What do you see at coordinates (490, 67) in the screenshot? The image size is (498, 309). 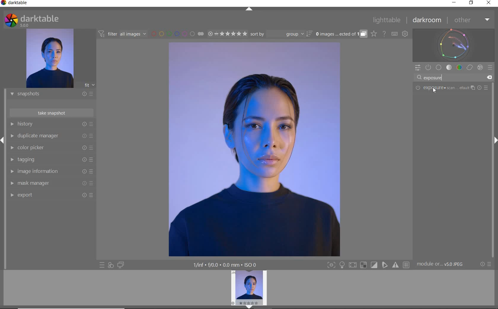 I see `PRESETS` at bounding box center [490, 67].